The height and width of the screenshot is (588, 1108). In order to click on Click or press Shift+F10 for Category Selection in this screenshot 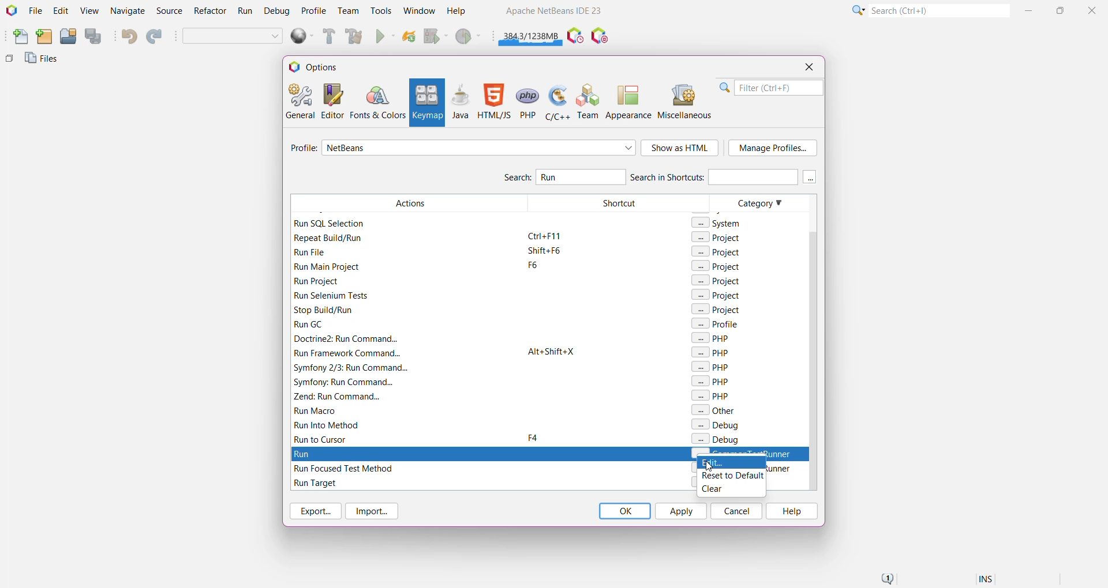, I will do `click(857, 10)`.